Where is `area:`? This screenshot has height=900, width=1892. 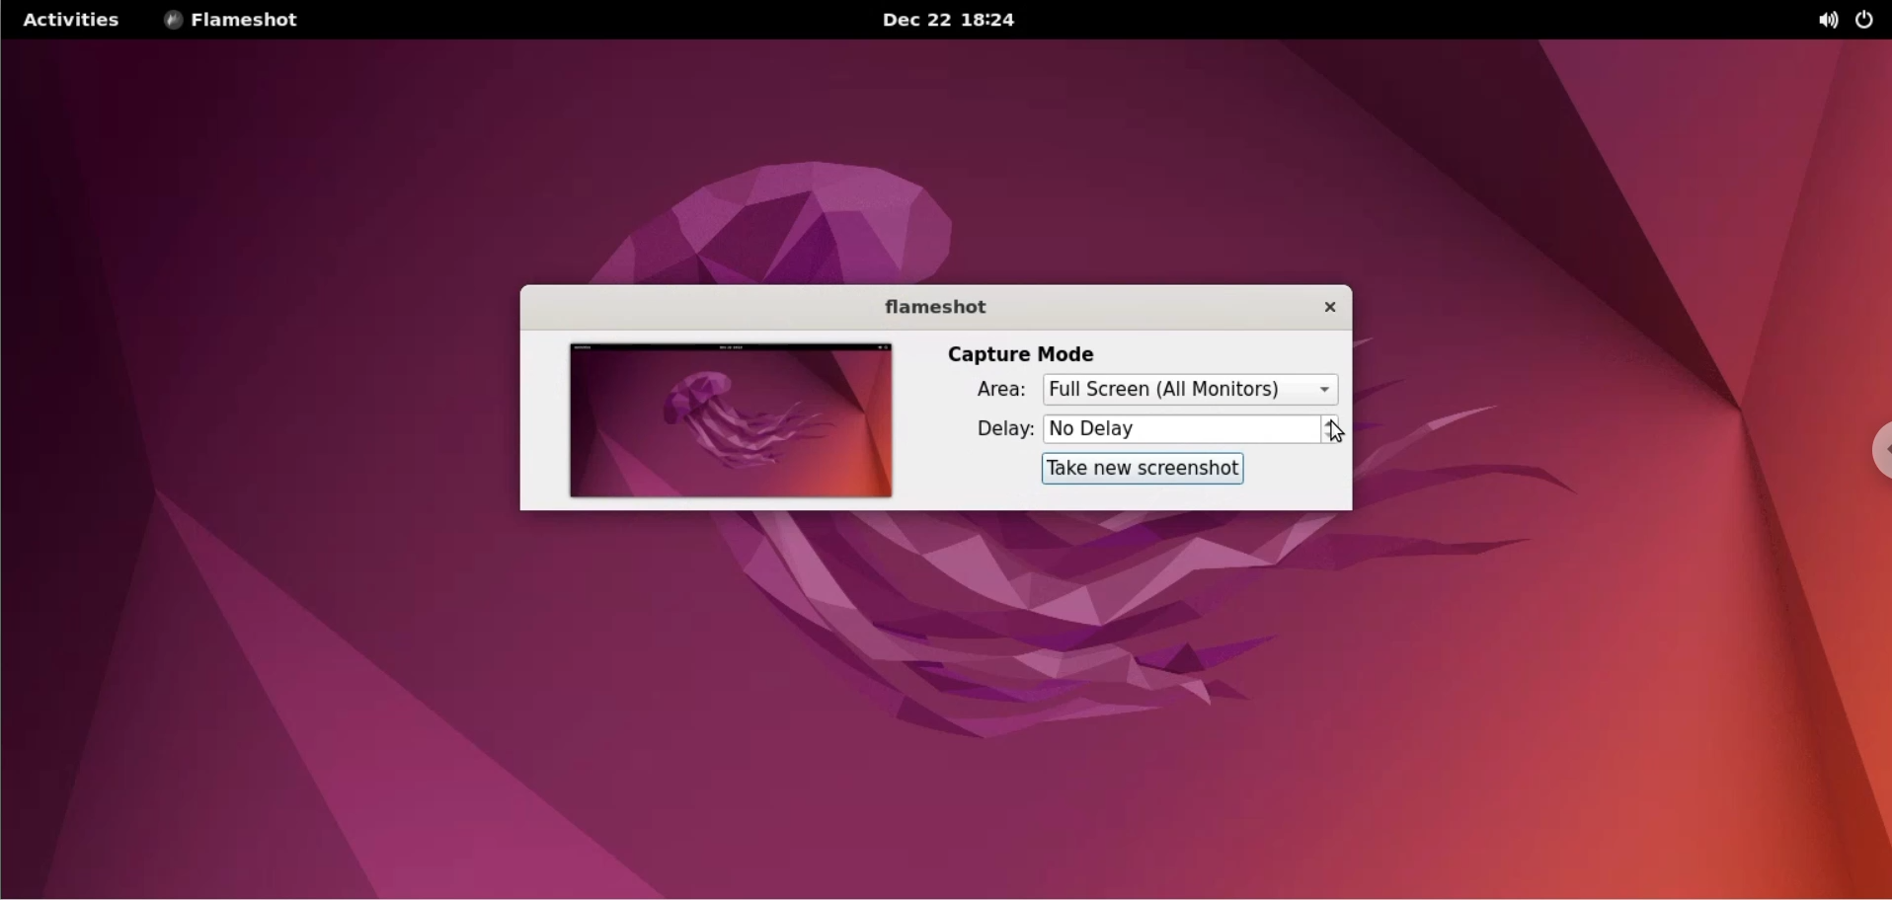
area: is located at coordinates (989, 390).